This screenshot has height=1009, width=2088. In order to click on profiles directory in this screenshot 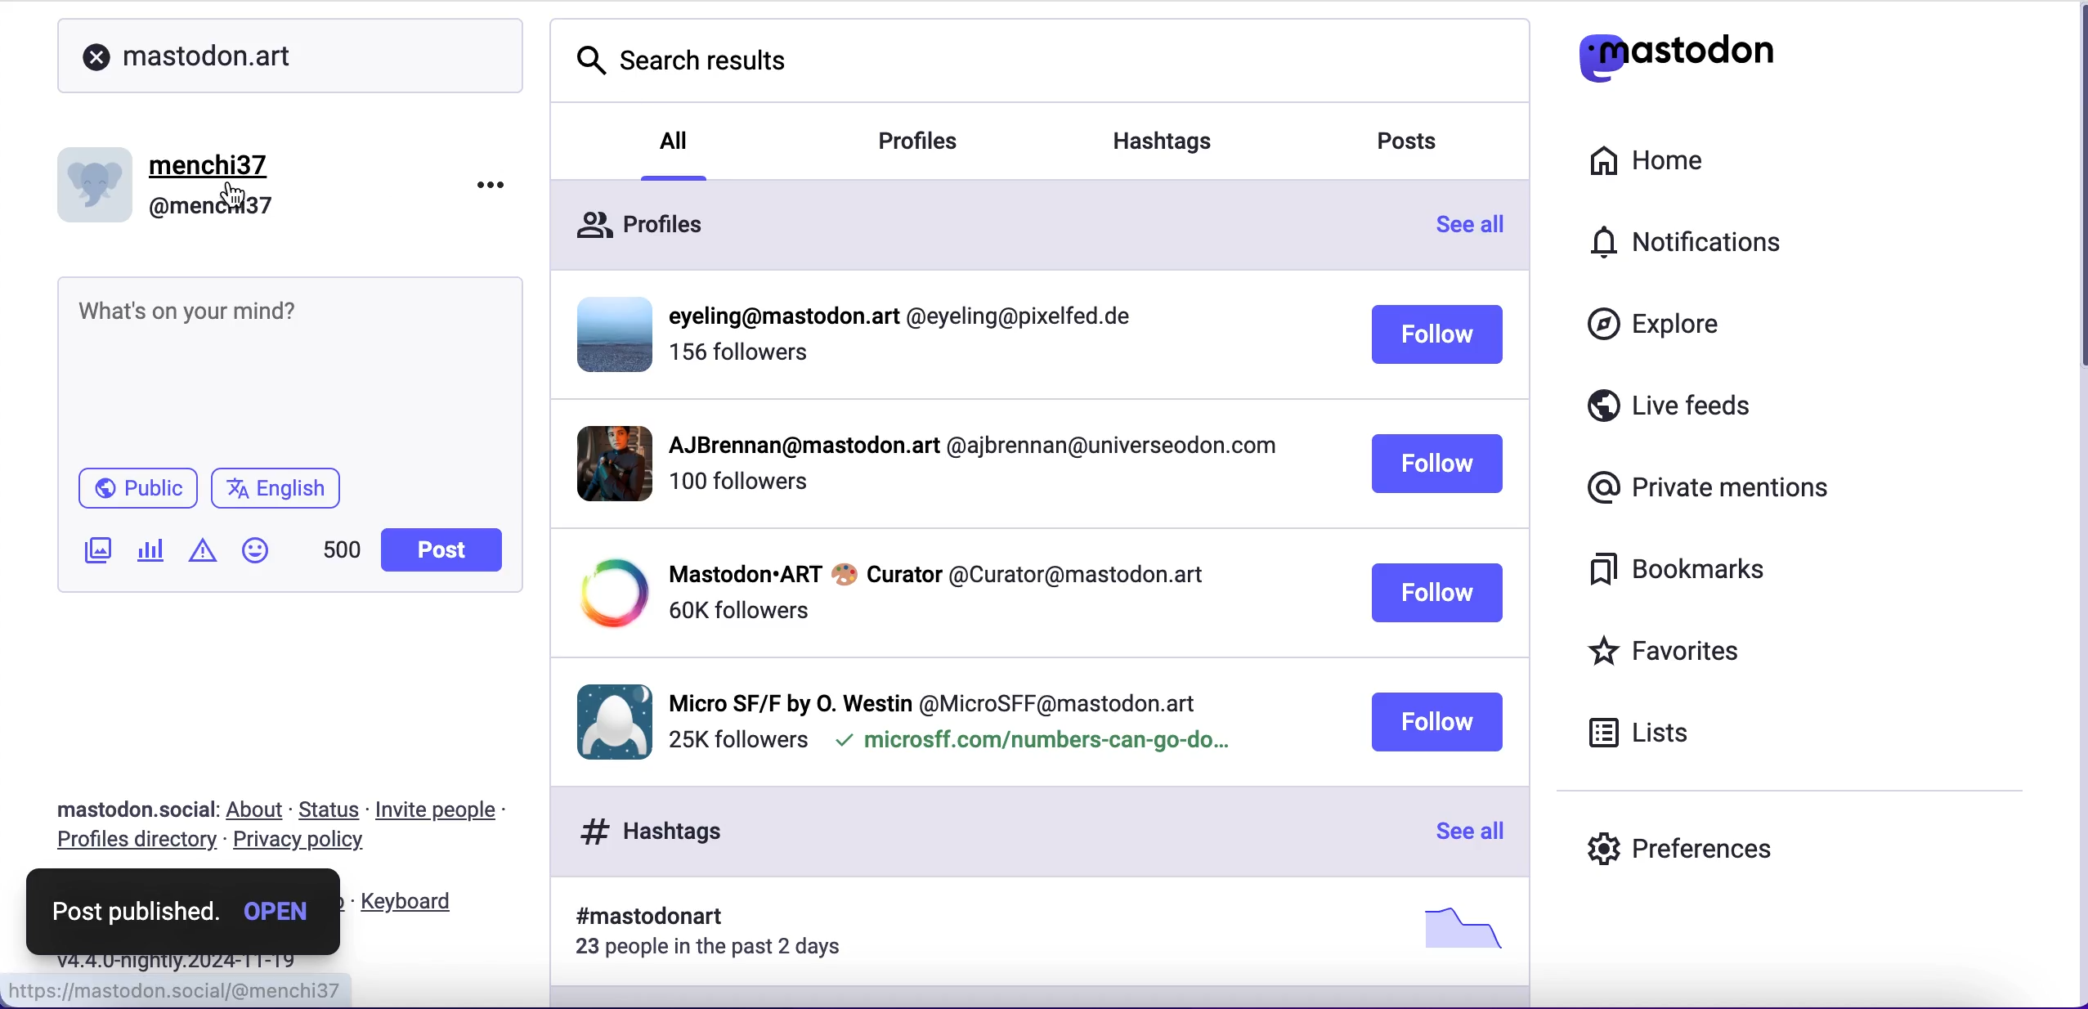, I will do `click(131, 842)`.